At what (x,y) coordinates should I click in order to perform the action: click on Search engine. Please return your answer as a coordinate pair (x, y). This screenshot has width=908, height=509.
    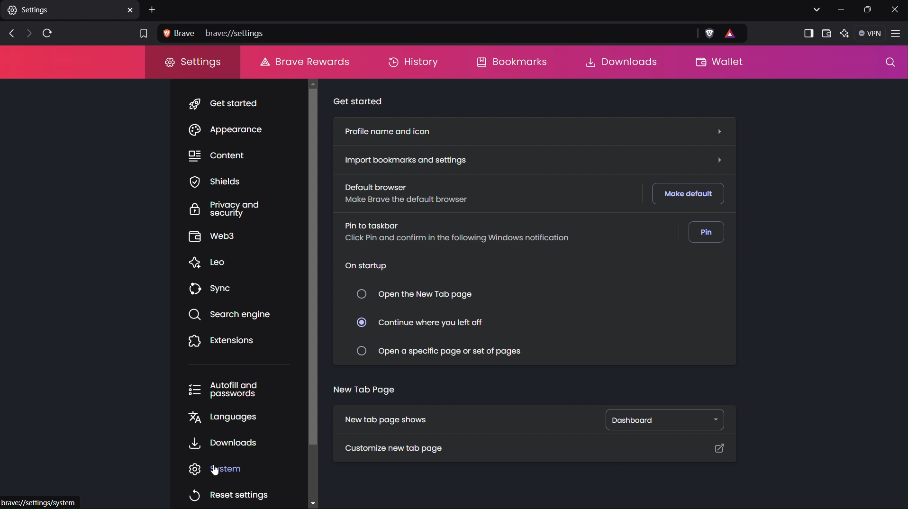
    Looking at the image, I should click on (228, 315).